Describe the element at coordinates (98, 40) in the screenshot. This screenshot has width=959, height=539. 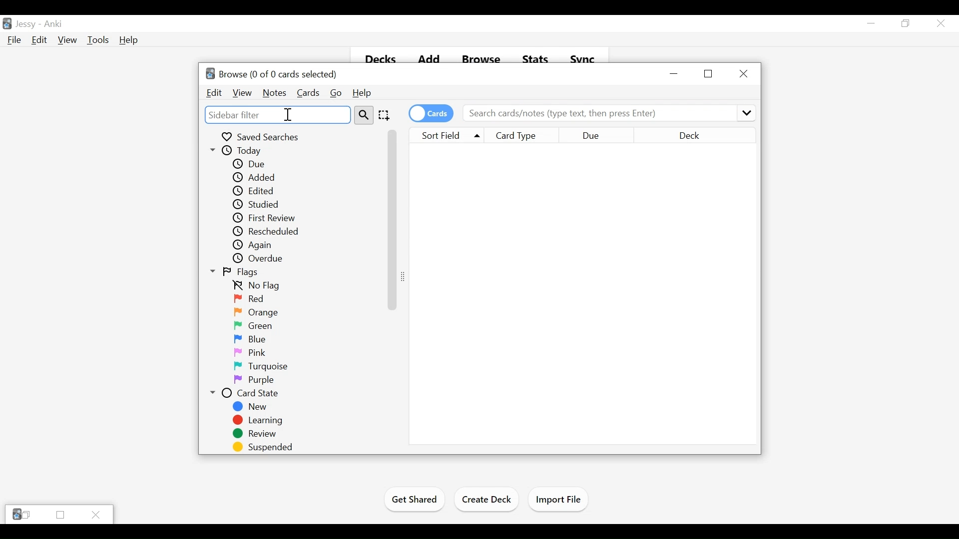
I see `Tools` at that location.